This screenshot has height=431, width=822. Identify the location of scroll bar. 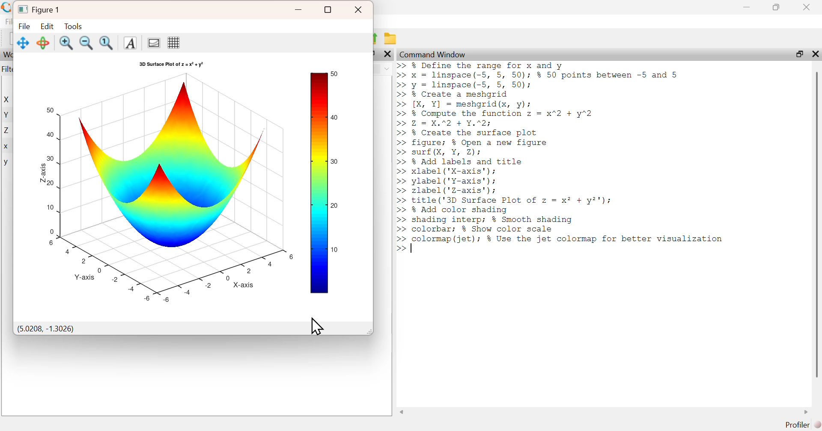
(816, 224).